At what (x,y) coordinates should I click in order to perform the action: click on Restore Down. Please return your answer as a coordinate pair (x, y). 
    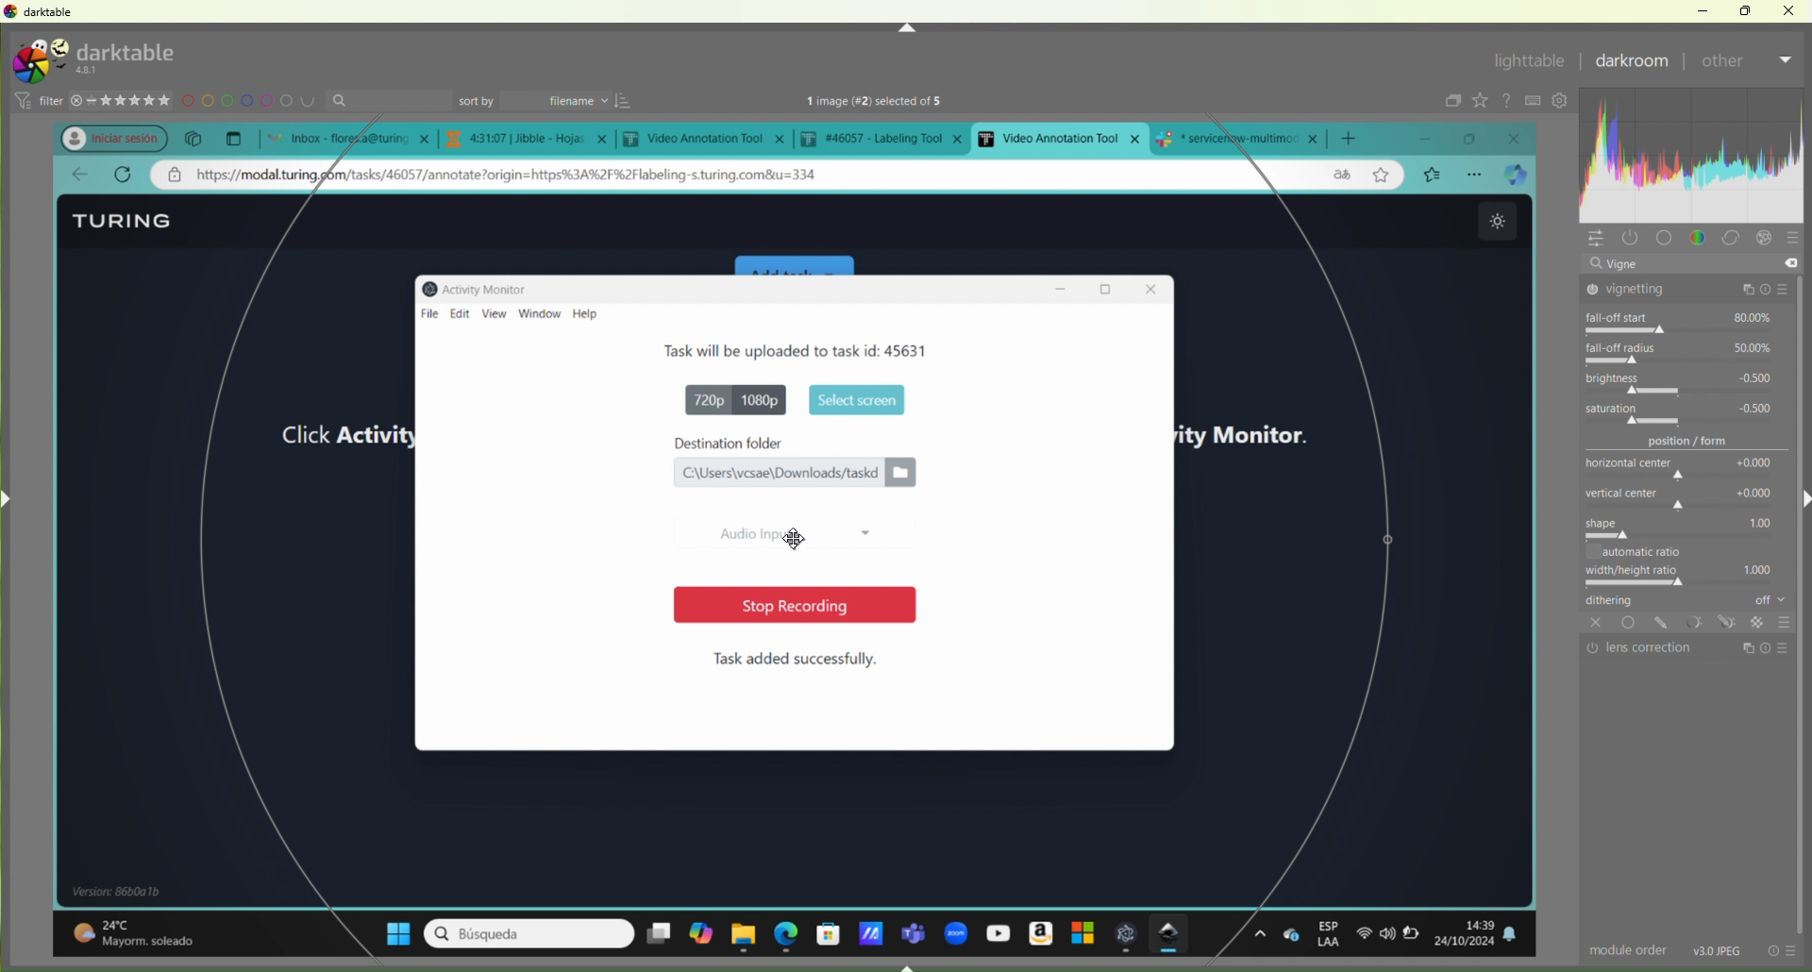
    Looking at the image, I should click on (1746, 11).